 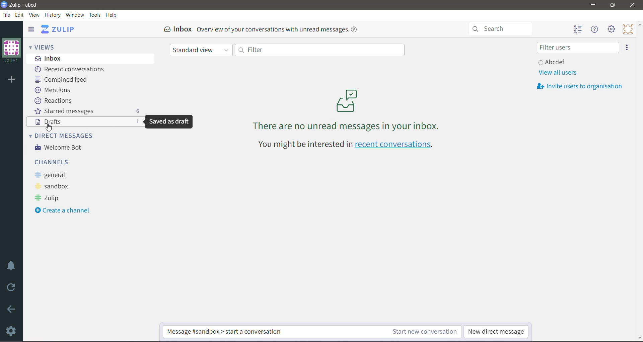 What do you see at coordinates (95, 15) in the screenshot?
I see `Tools` at bounding box center [95, 15].